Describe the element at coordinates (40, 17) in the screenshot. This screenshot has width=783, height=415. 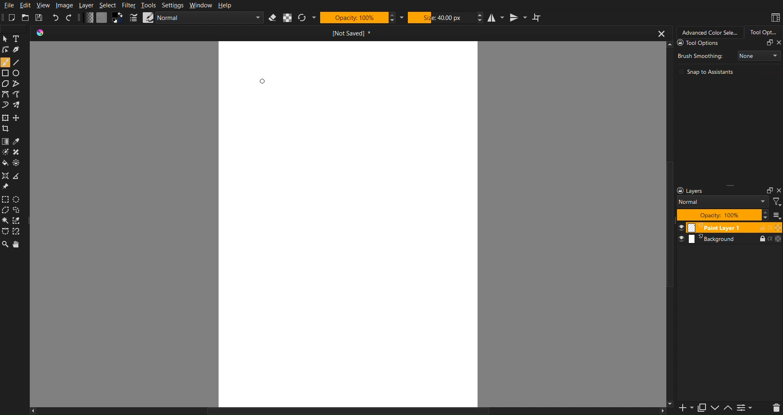
I see `Save` at that location.